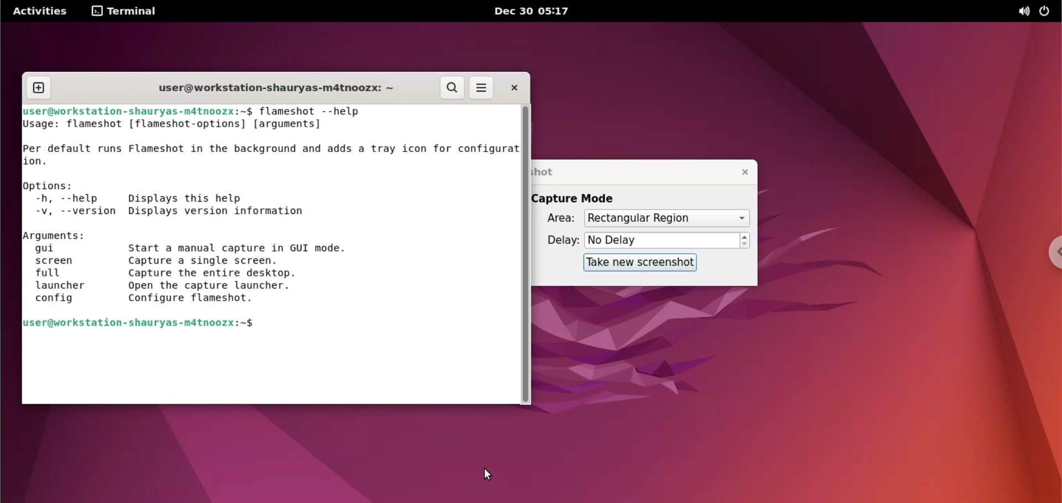 Image resolution: width=1062 pixels, height=503 pixels. I want to click on Dec 30 05:16, so click(537, 11).